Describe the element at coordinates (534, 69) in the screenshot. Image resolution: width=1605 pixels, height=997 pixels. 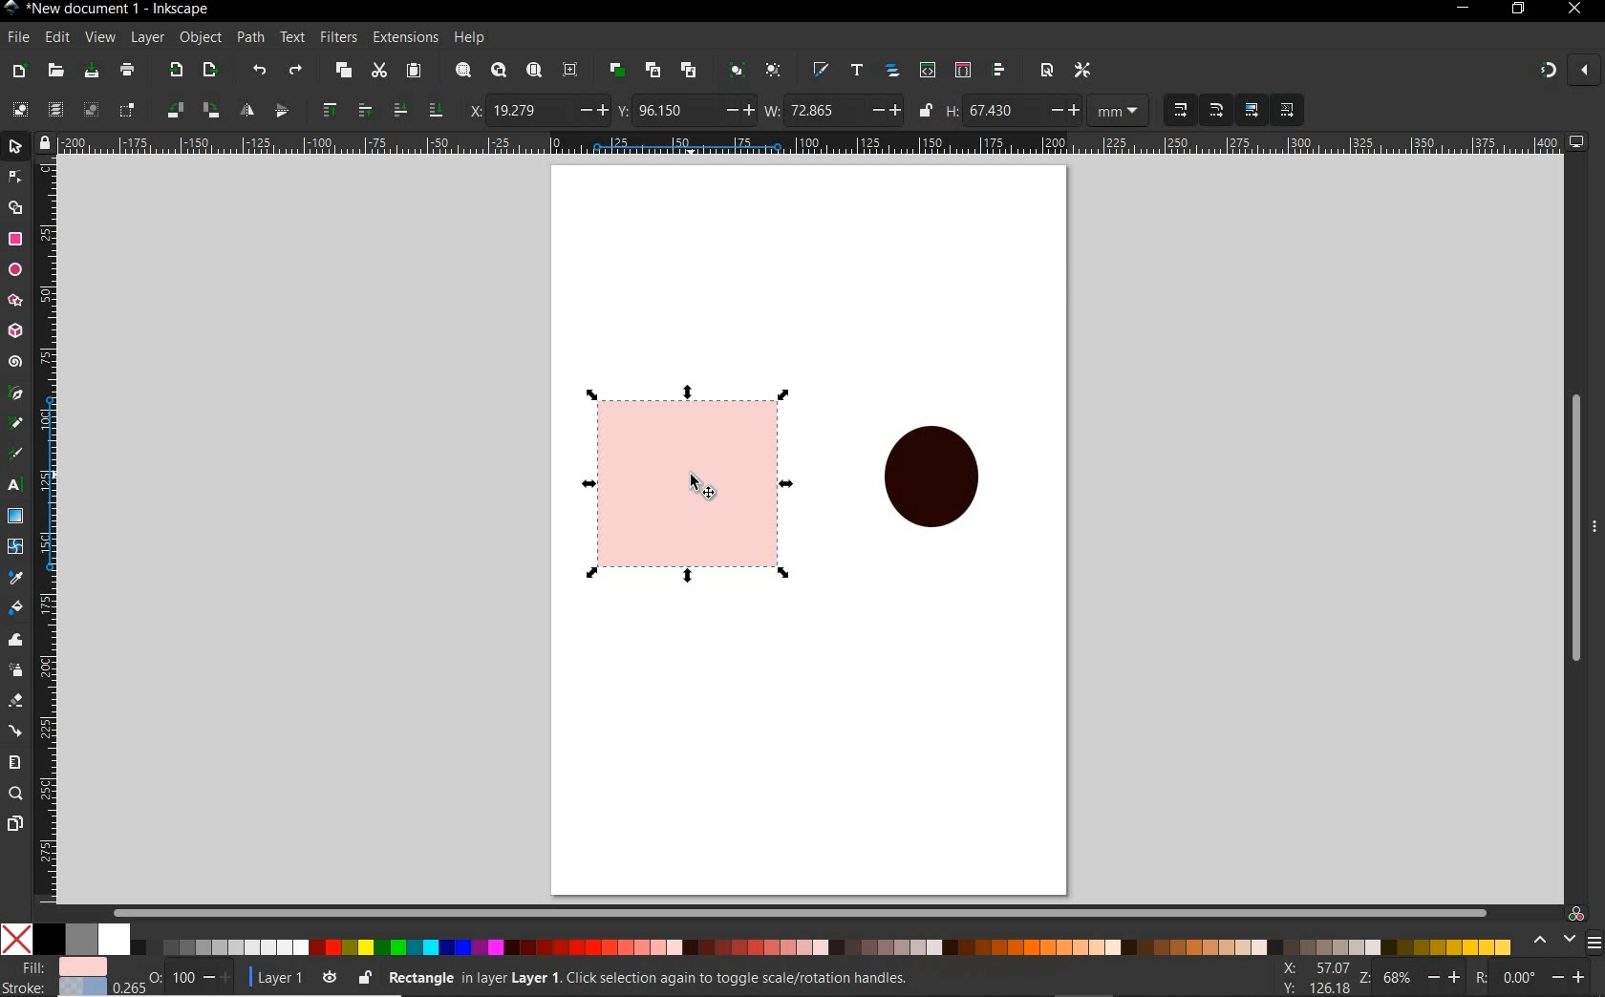
I see `zoom page` at that location.